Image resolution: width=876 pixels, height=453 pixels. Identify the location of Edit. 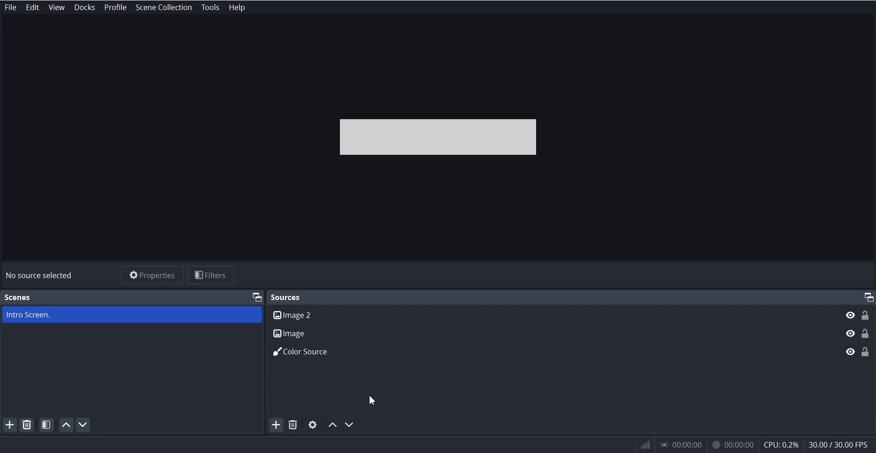
(33, 7).